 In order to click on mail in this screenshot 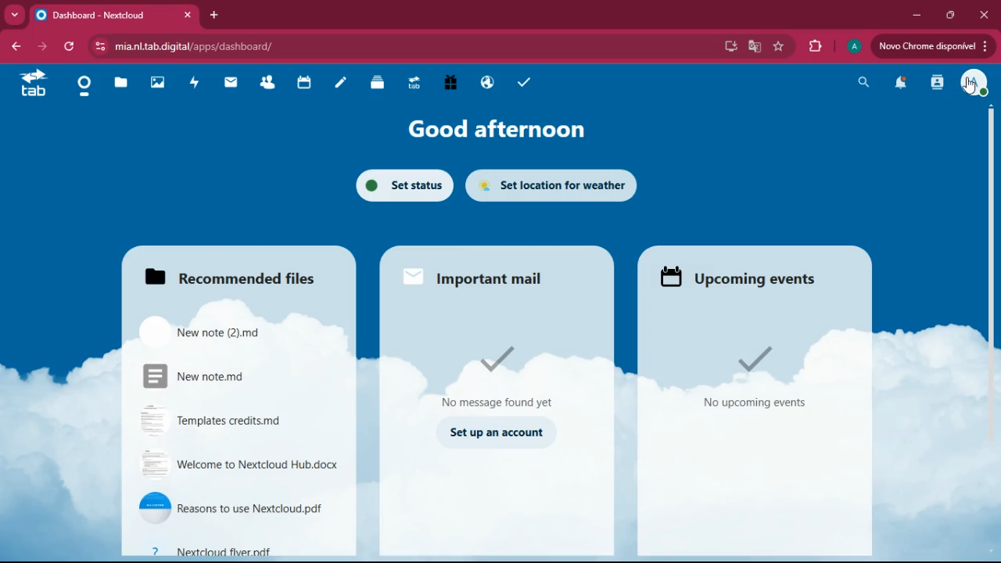, I will do `click(474, 275)`.